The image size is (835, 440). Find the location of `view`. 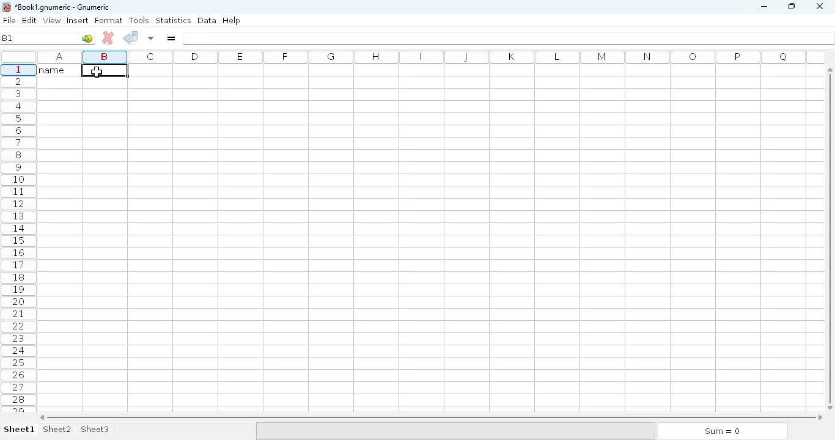

view is located at coordinates (52, 20).